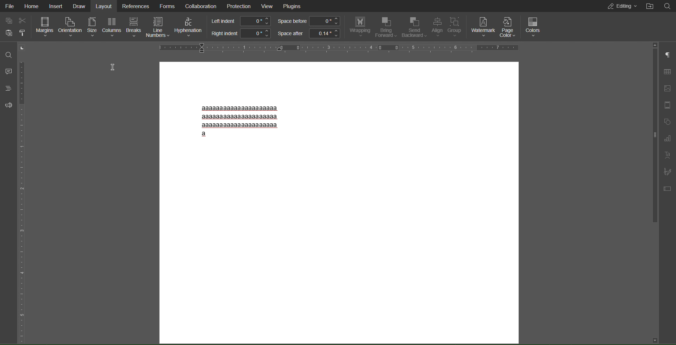 This screenshot has width=676, height=345. I want to click on Collaboration, so click(200, 6).